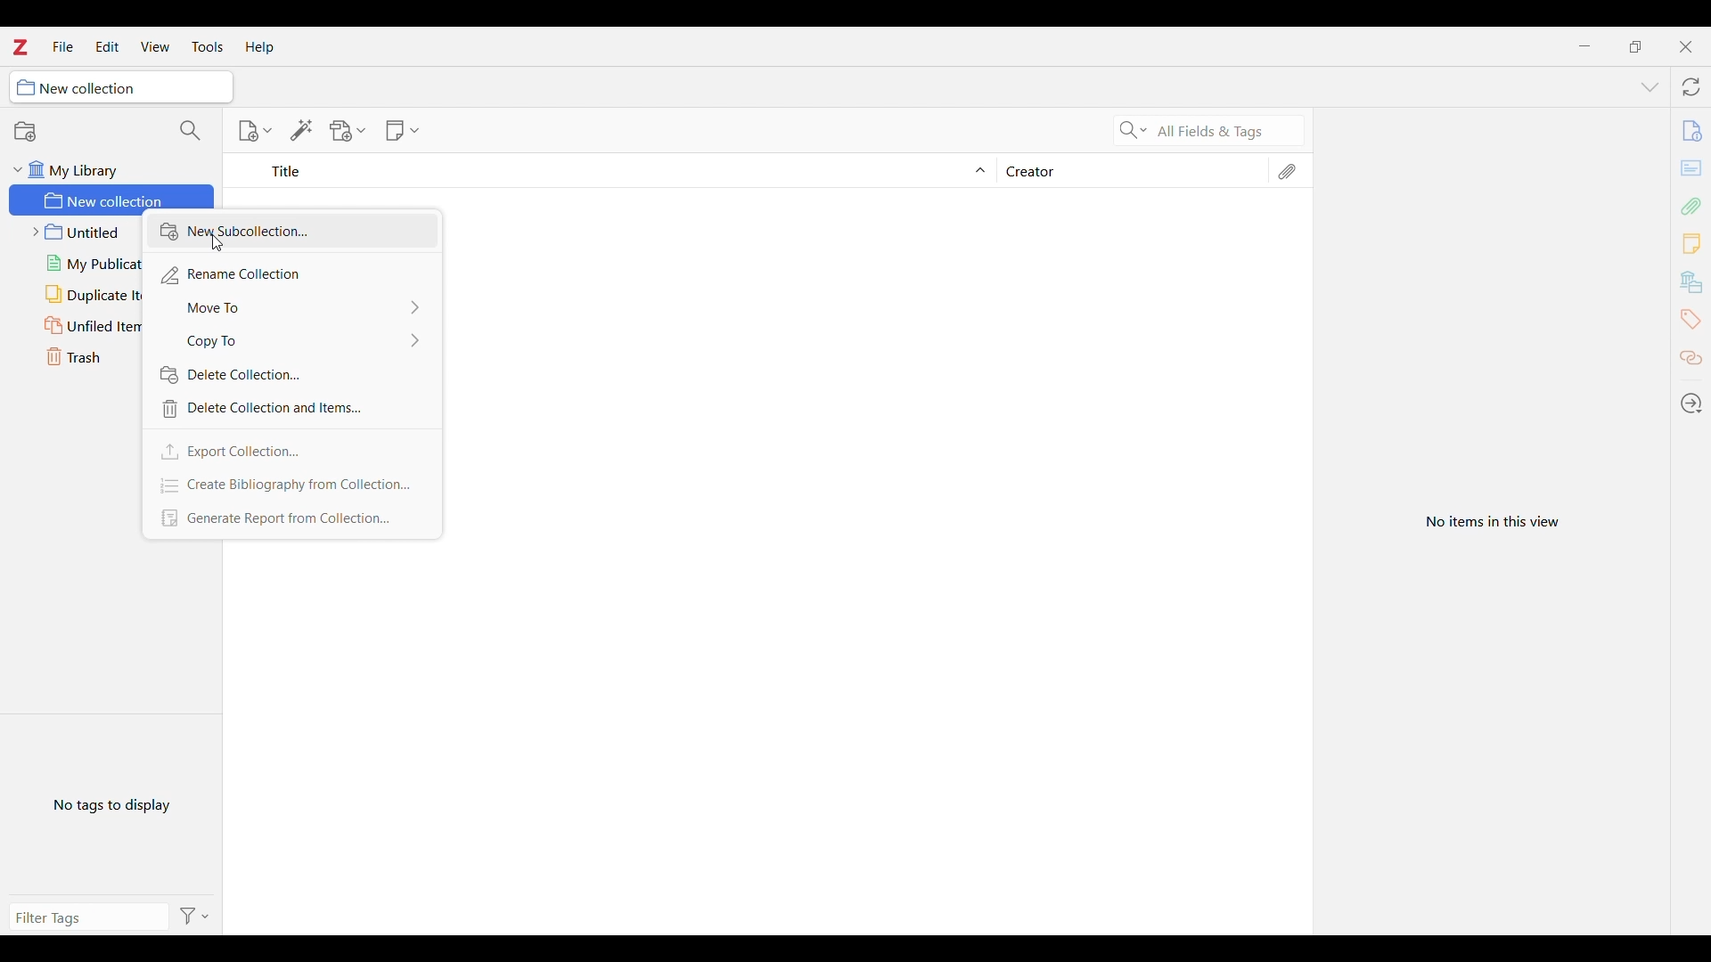 The width and height of the screenshot is (1711, 962). What do you see at coordinates (1691, 131) in the screenshot?
I see `file` at bounding box center [1691, 131].